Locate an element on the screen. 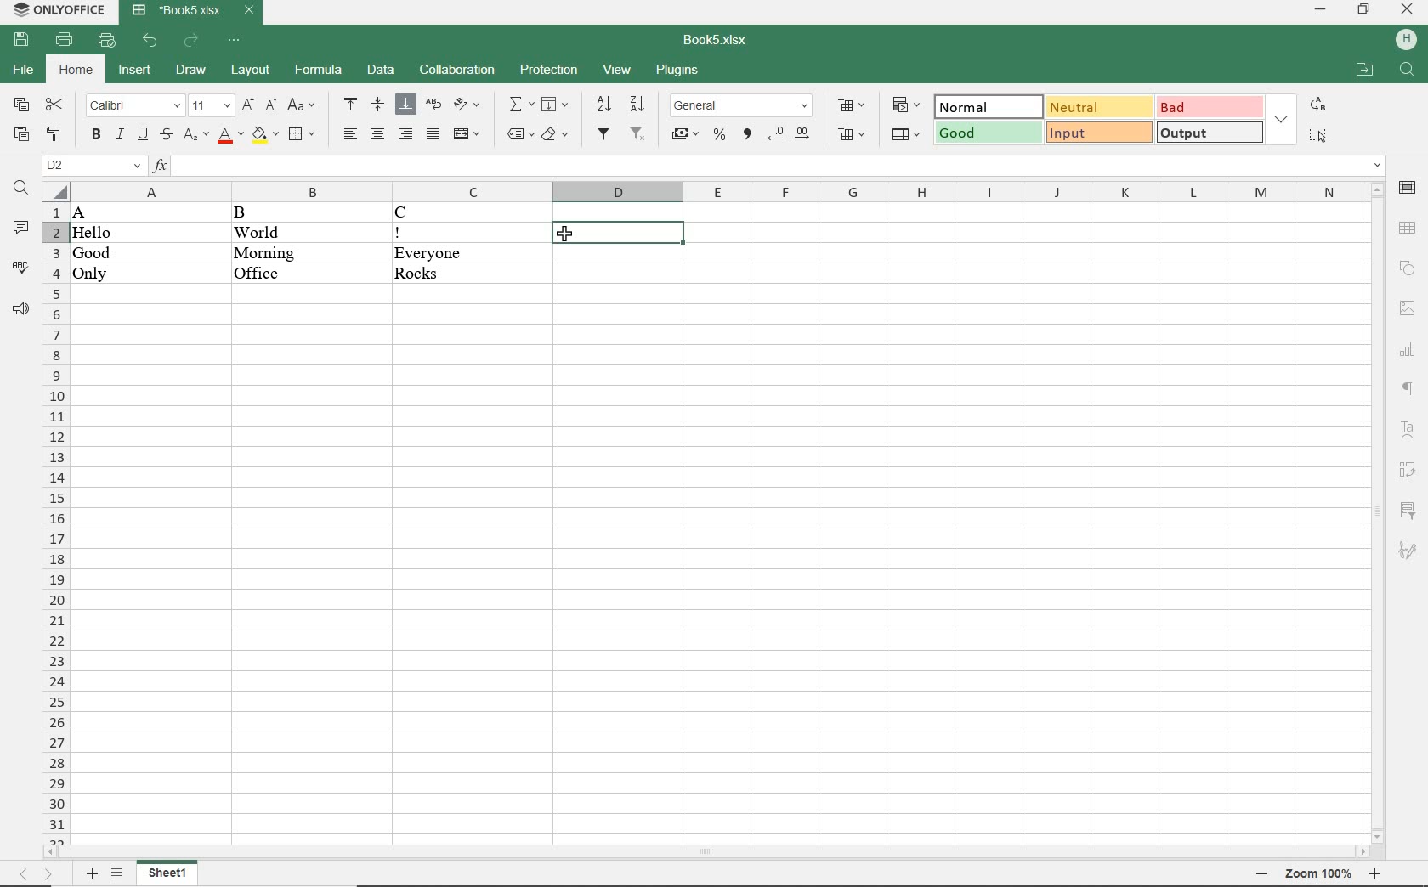 Image resolution: width=1428 pixels, height=887 pixels. font size is located at coordinates (211, 106).